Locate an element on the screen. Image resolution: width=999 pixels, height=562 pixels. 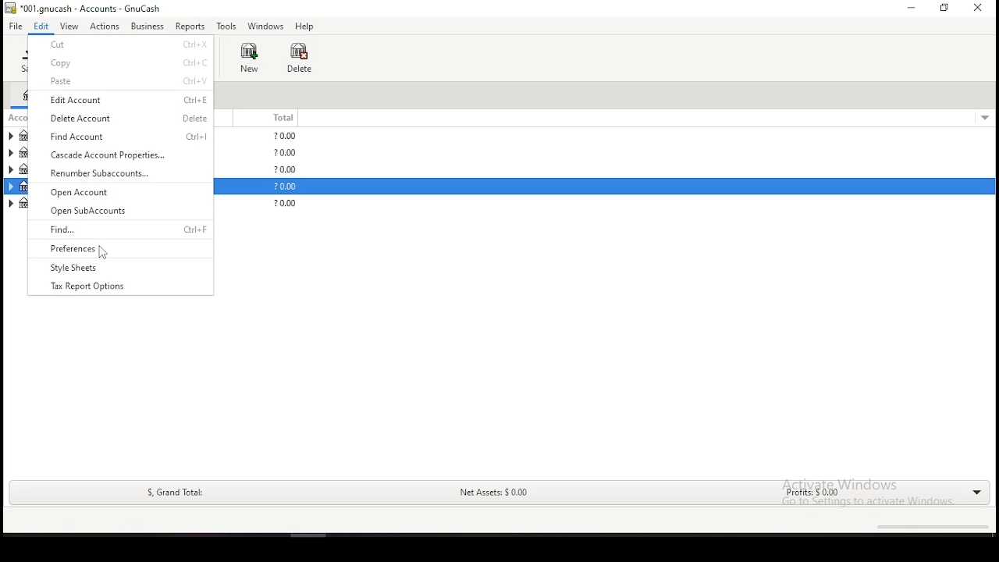
preferences is located at coordinates (122, 249).